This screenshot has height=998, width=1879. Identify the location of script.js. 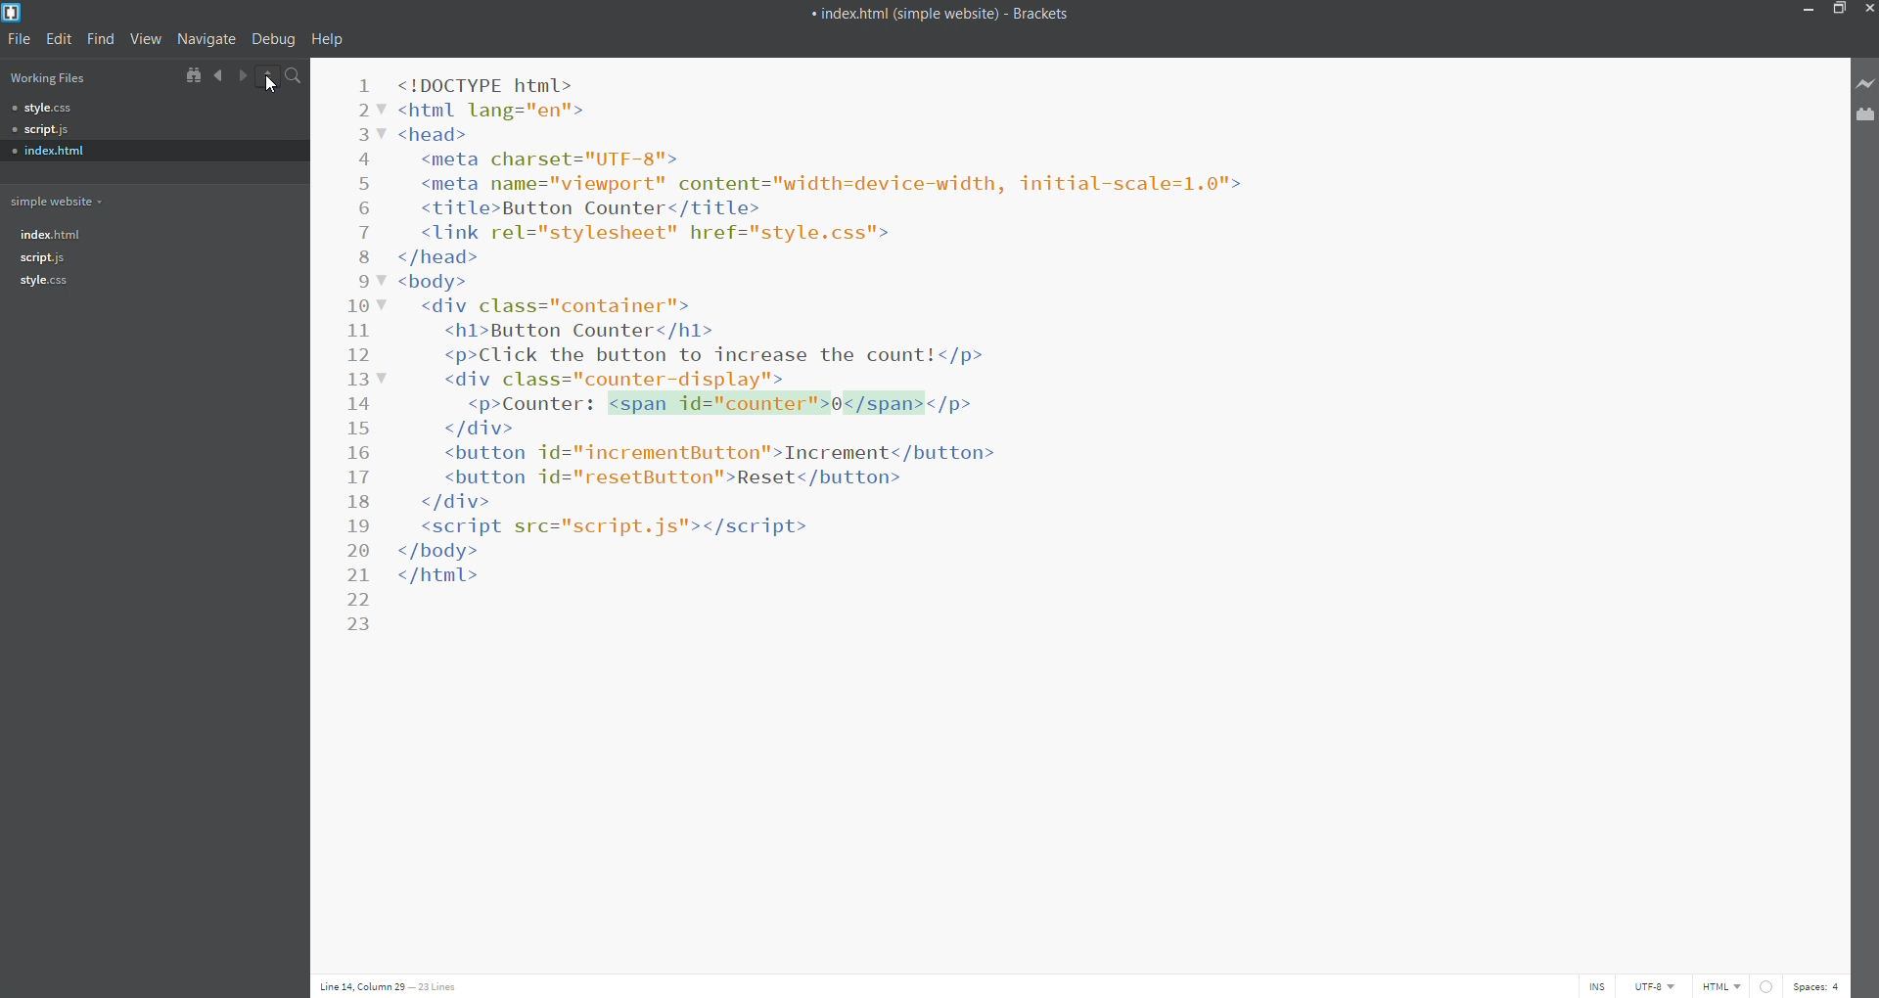
(153, 259).